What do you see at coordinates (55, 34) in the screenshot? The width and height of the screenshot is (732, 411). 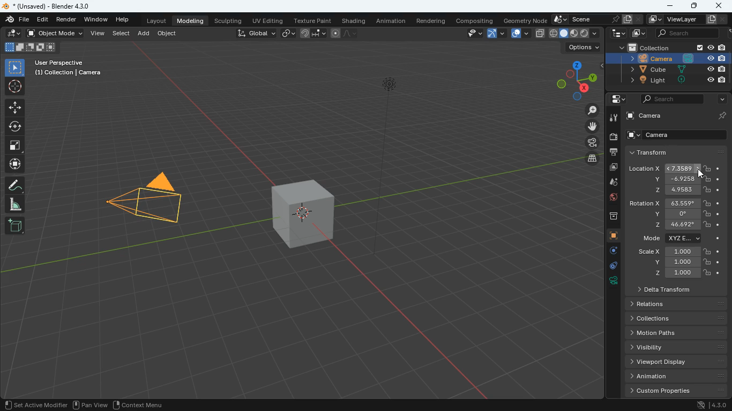 I see `object mode` at bounding box center [55, 34].